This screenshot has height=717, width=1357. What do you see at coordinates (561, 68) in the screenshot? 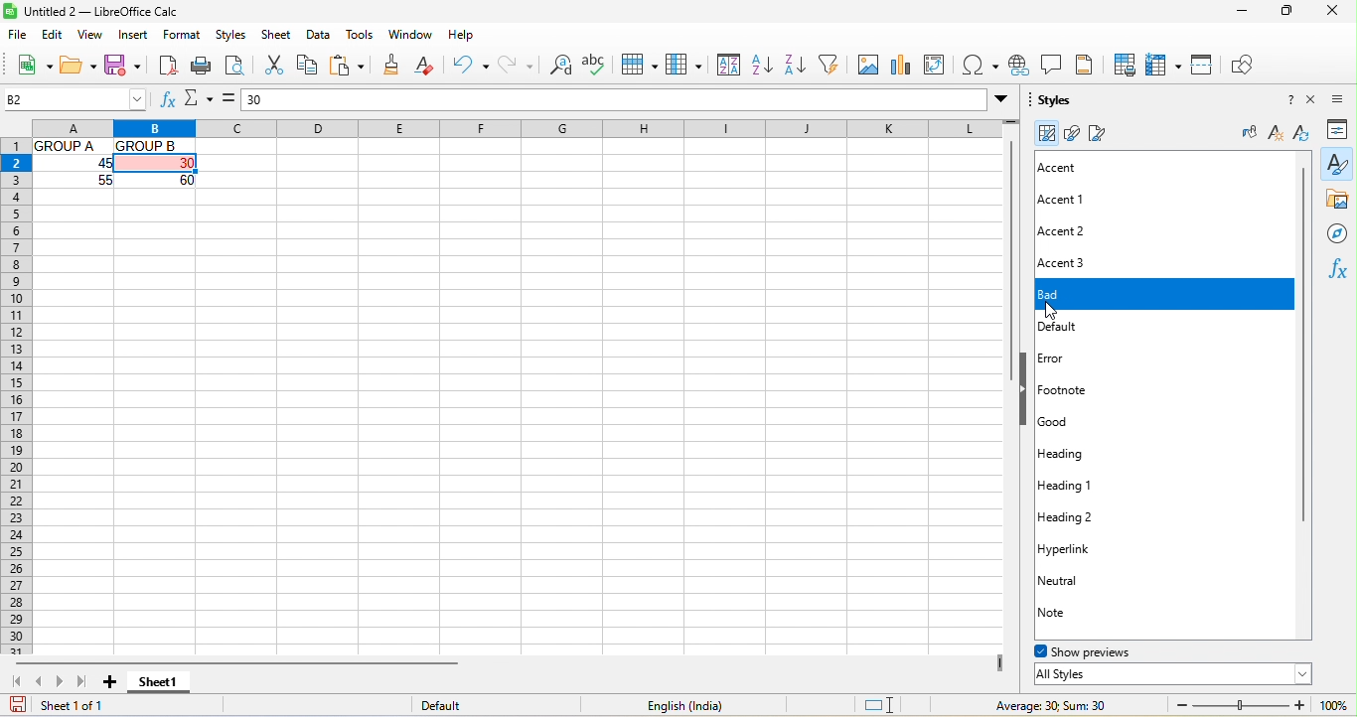
I see `find and replace` at bounding box center [561, 68].